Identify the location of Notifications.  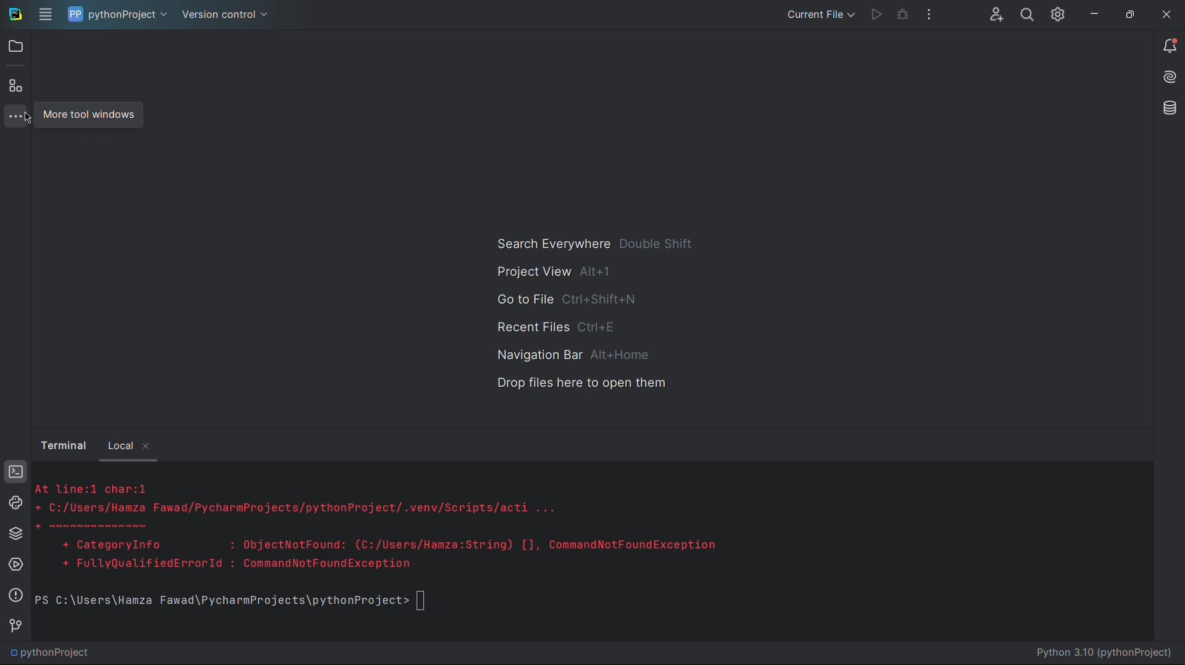
(1171, 47).